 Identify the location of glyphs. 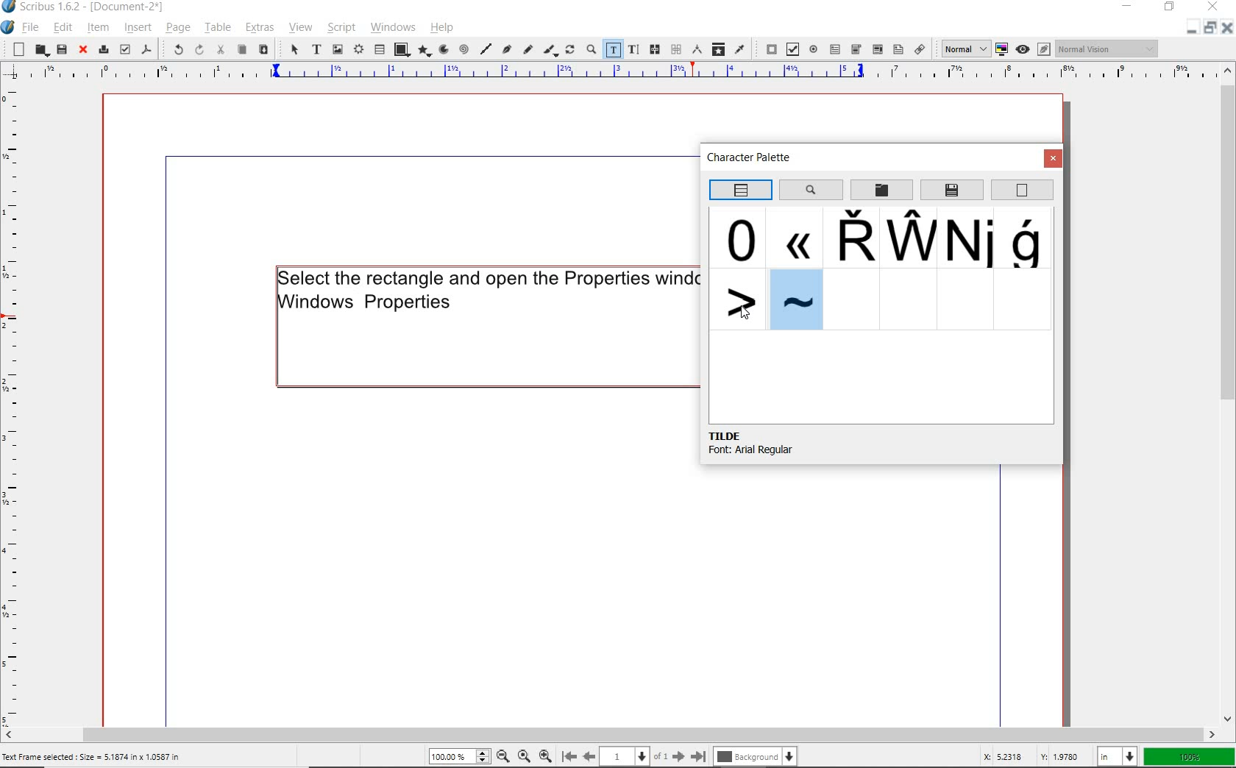
(850, 238).